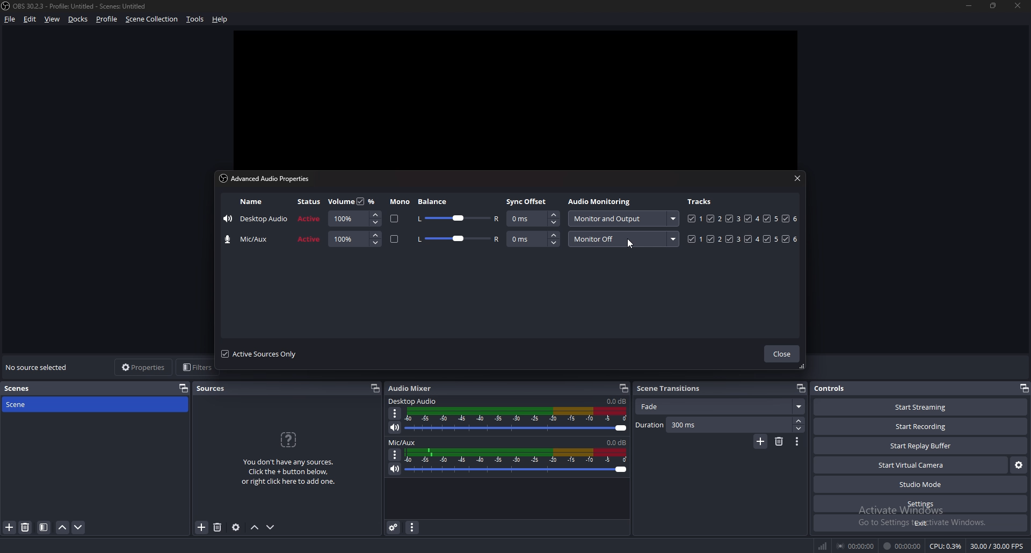  I want to click on mono, so click(395, 239).